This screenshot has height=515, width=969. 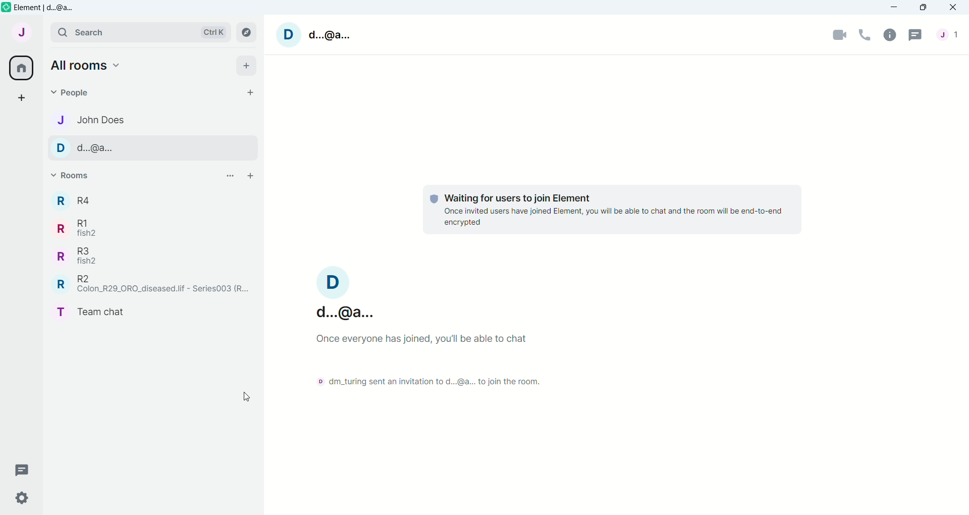 What do you see at coordinates (335, 281) in the screenshot?
I see `D` at bounding box center [335, 281].